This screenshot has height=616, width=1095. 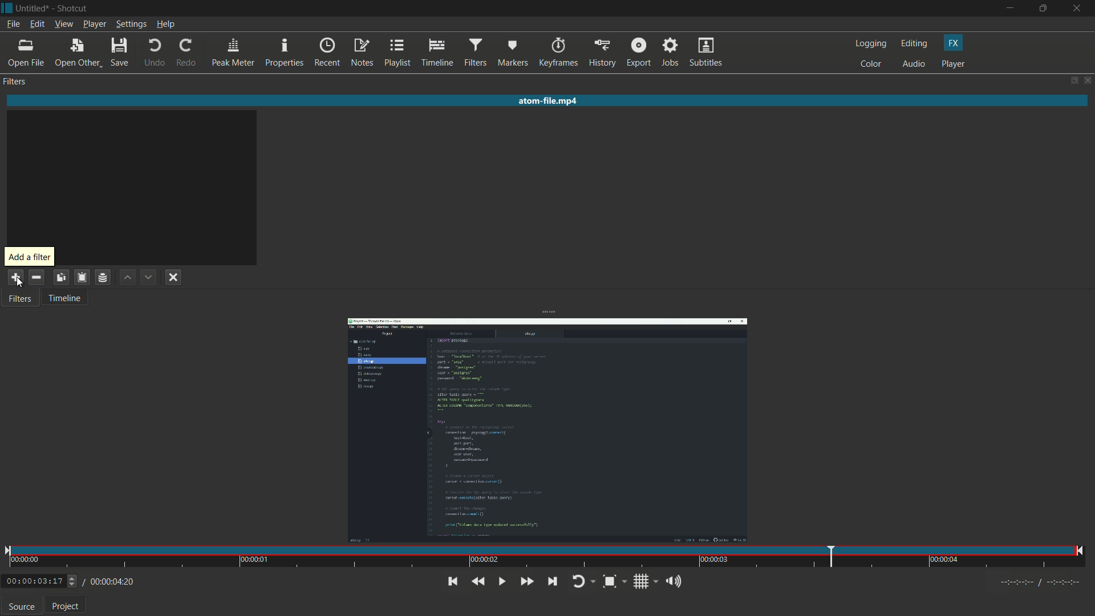 What do you see at coordinates (13, 23) in the screenshot?
I see `file menu` at bounding box center [13, 23].